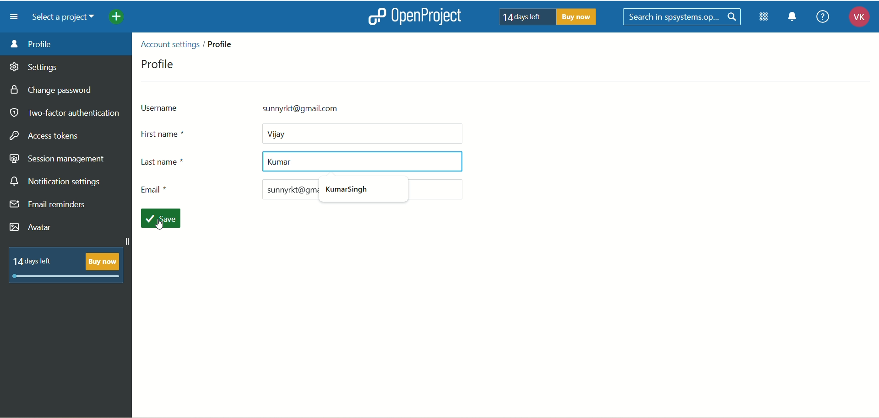  Describe the element at coordinates (64, 113) in the screenshot. I see `two-factor authentication` at that location.